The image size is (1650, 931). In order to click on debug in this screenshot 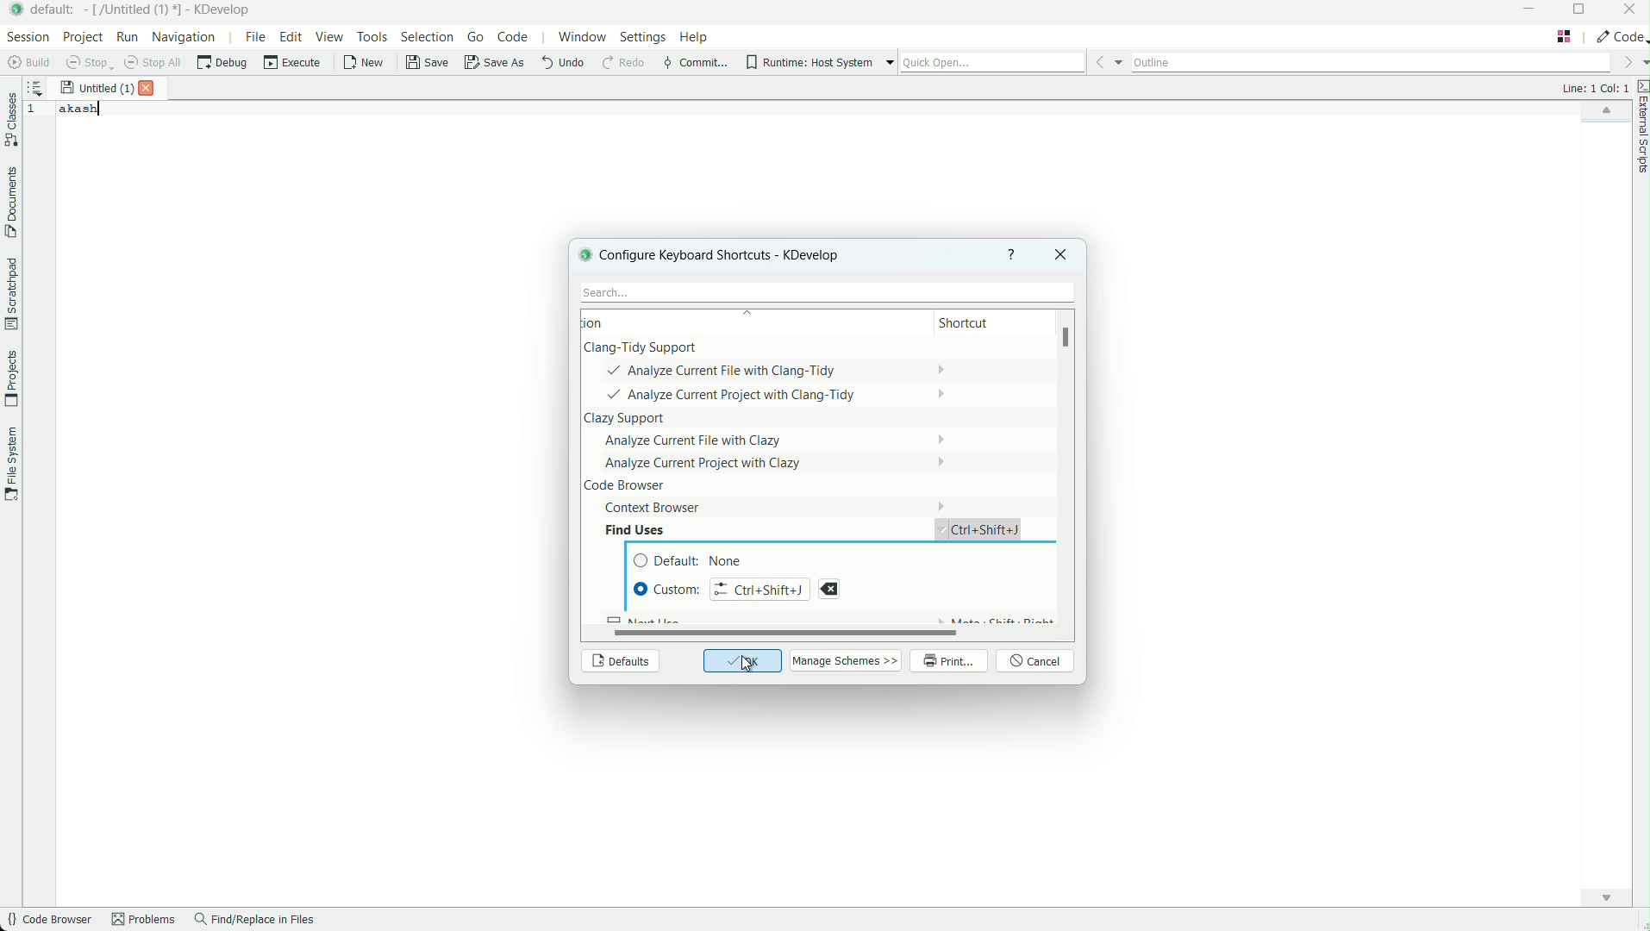, I will do `click(222, 63)`.